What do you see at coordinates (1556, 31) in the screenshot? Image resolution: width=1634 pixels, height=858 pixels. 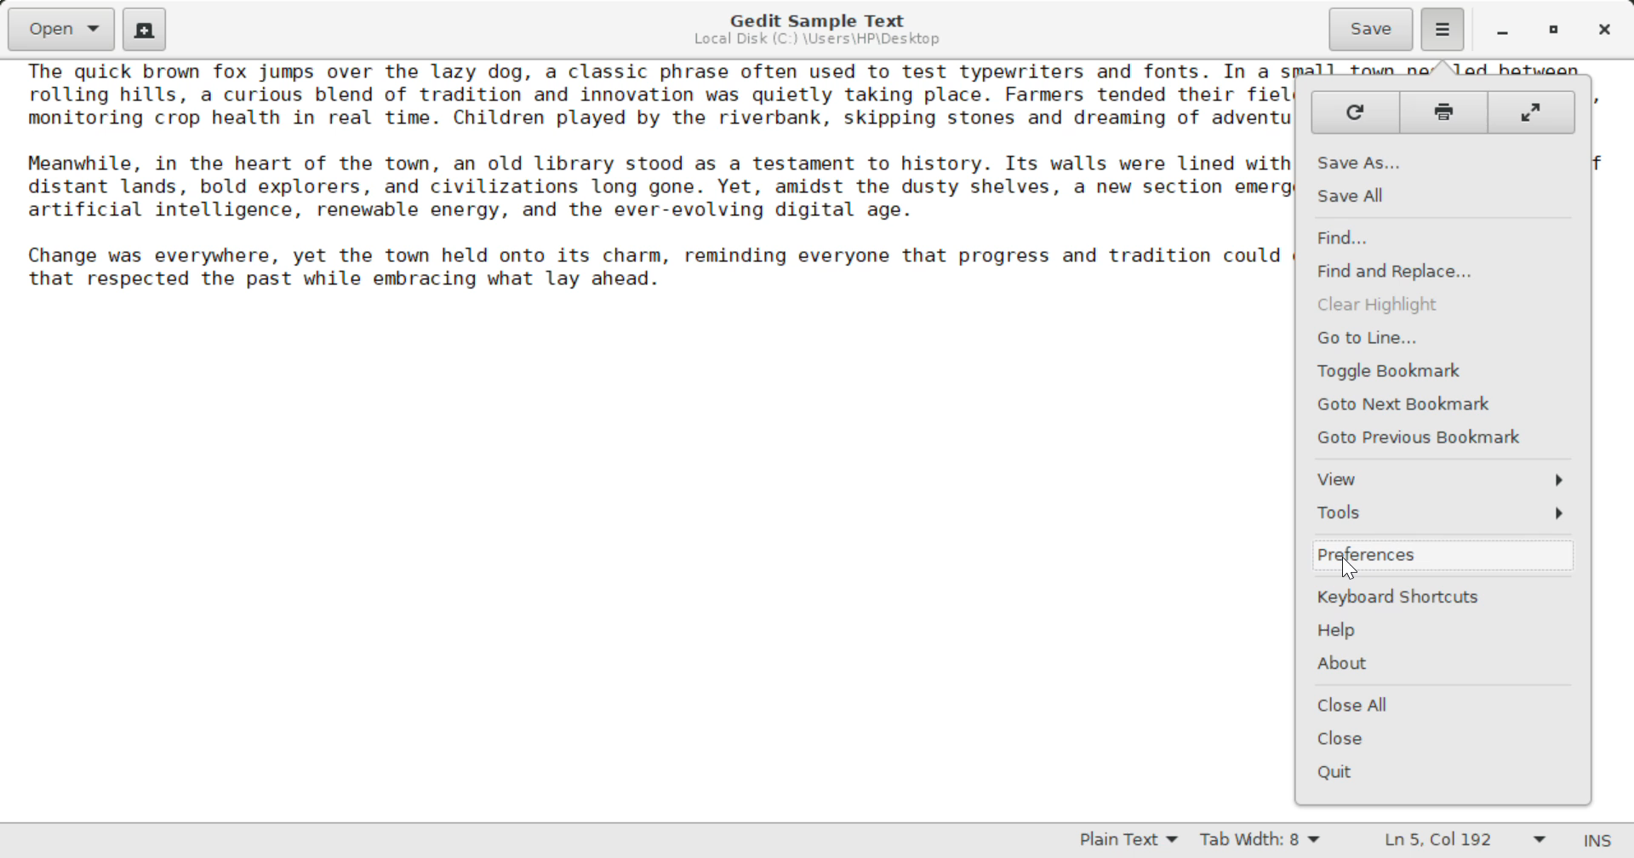 I see `Minimize` at bounding box center [1556, 31].